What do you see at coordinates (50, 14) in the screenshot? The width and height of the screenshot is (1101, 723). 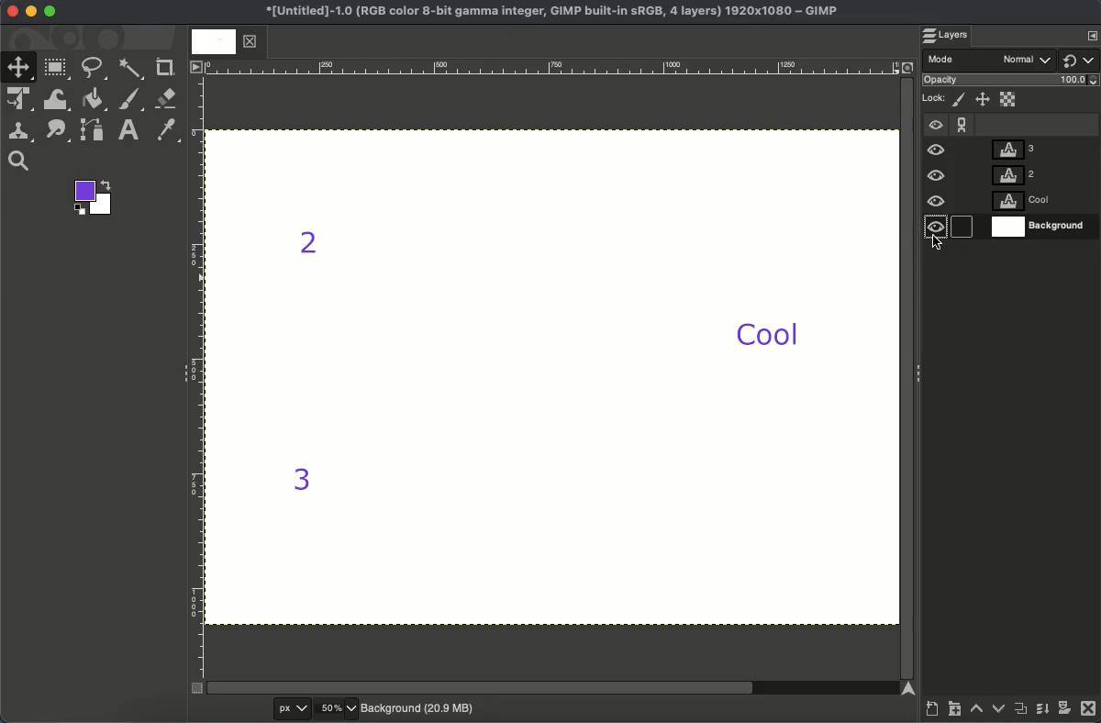 I see `Maximize` at bounding box center [50, 14].